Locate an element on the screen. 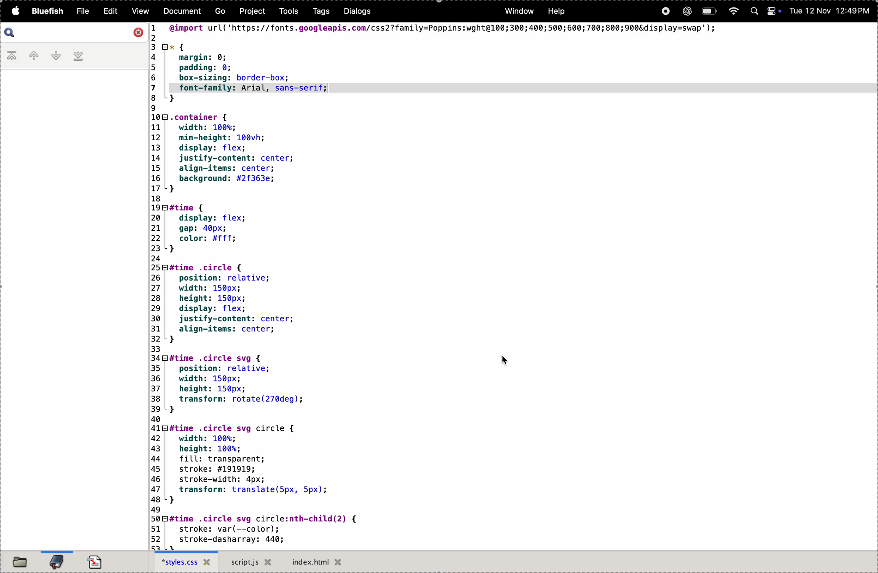 This screenshot has height=573, width=878. last bookmark is located at coordinates (80, 57).